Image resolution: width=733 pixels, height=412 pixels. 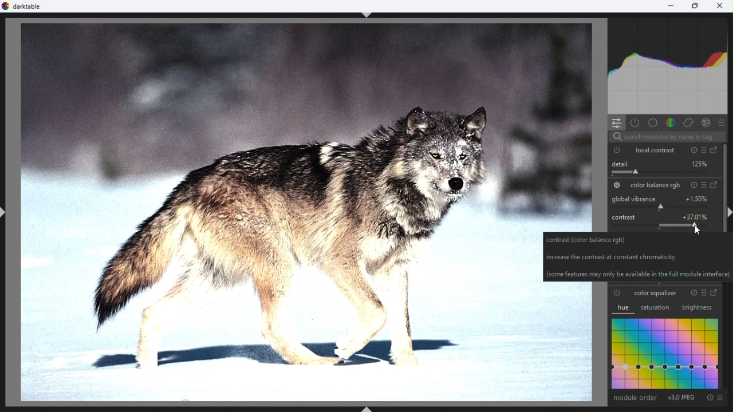 What do you see at coordinates (703, 149) in the screenshot?
I see `presets` at bounding box center [703, 149].